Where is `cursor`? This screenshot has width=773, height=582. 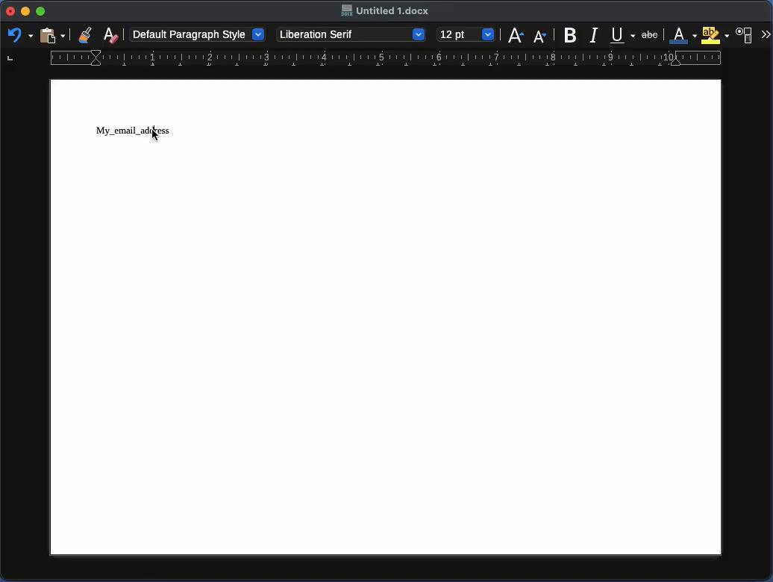
cursor is located at coordinates (154, 136).